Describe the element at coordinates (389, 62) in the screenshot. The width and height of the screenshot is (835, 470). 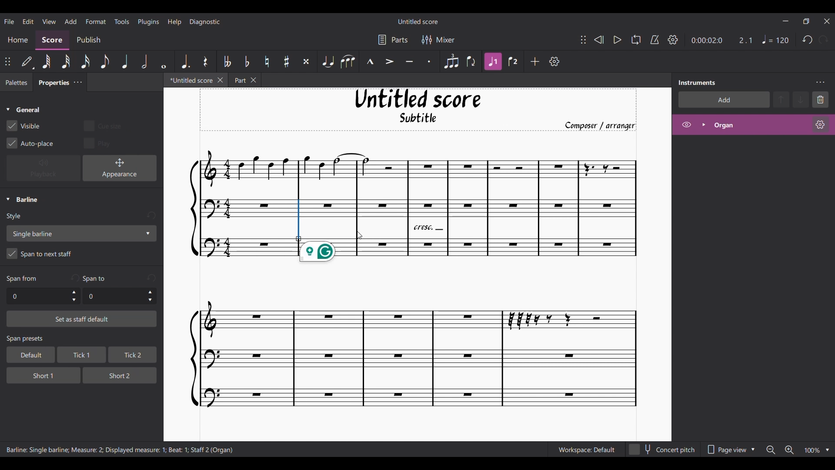
I see `Accent` at that location.